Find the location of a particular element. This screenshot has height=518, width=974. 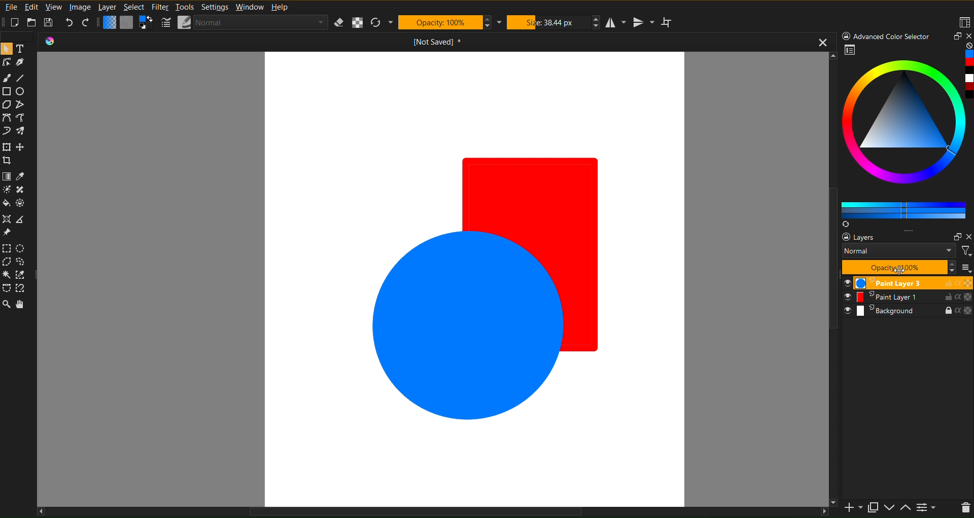

Maximize is located at coordinates (954, 38).